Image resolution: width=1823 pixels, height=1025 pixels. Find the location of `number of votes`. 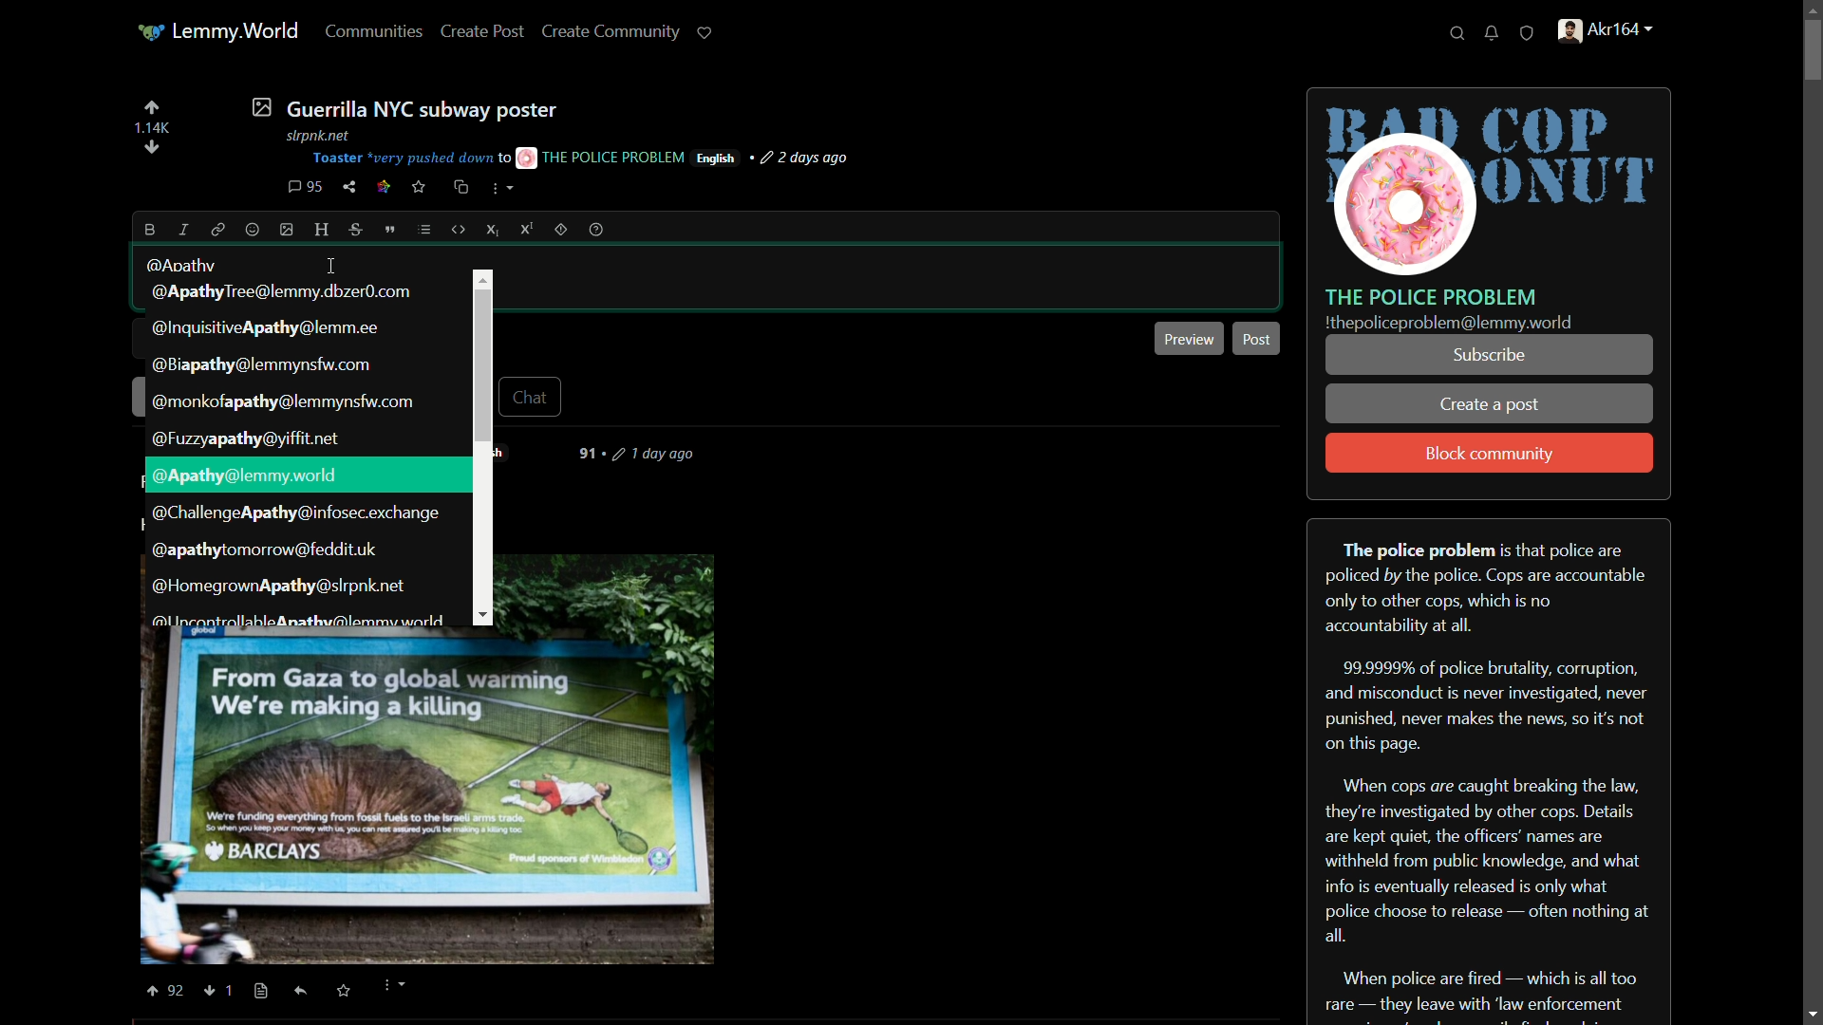

number of votes is located at coordinates (151, 128).